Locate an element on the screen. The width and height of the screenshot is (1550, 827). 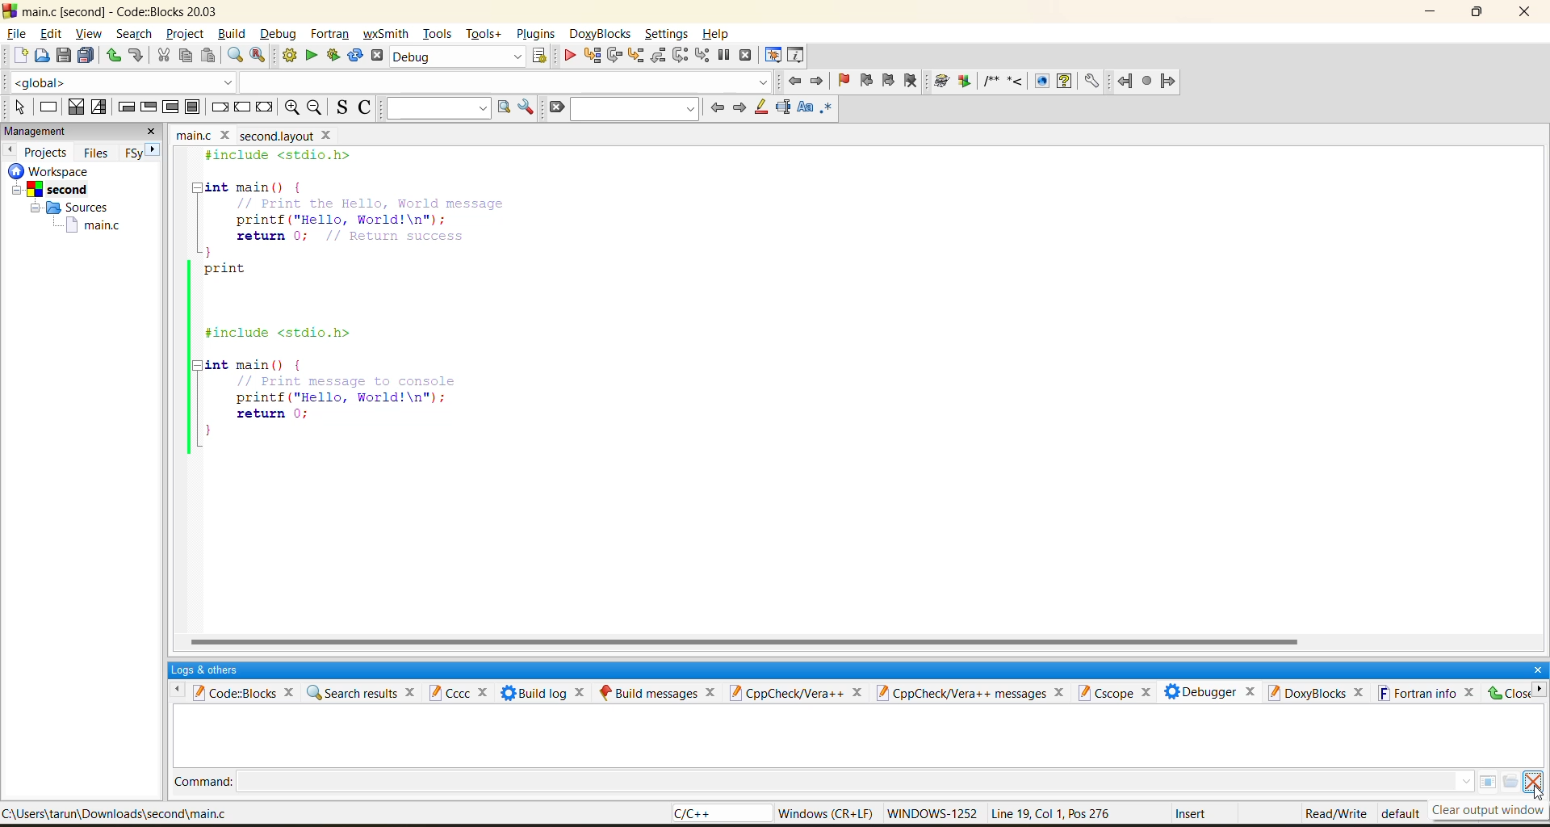
run to cursor is located at coordinates (590, 56).